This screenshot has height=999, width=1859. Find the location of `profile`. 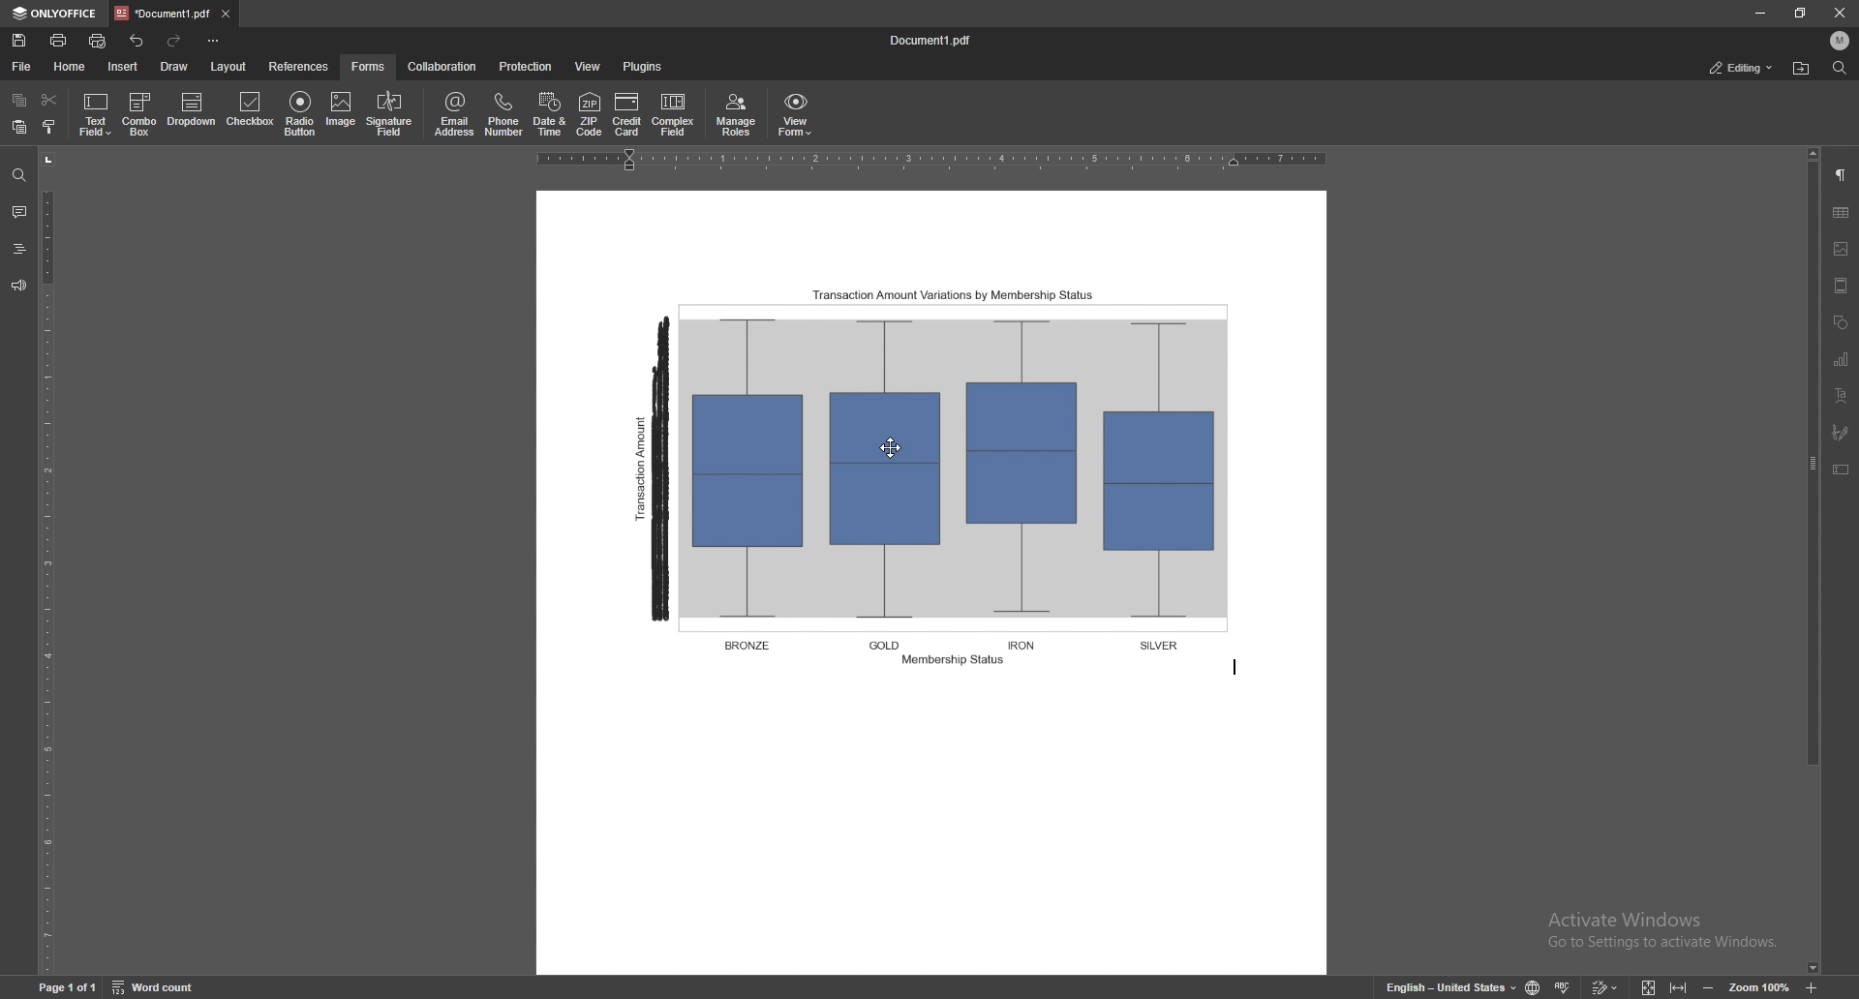

profile is located at coordinates (1840, 40).